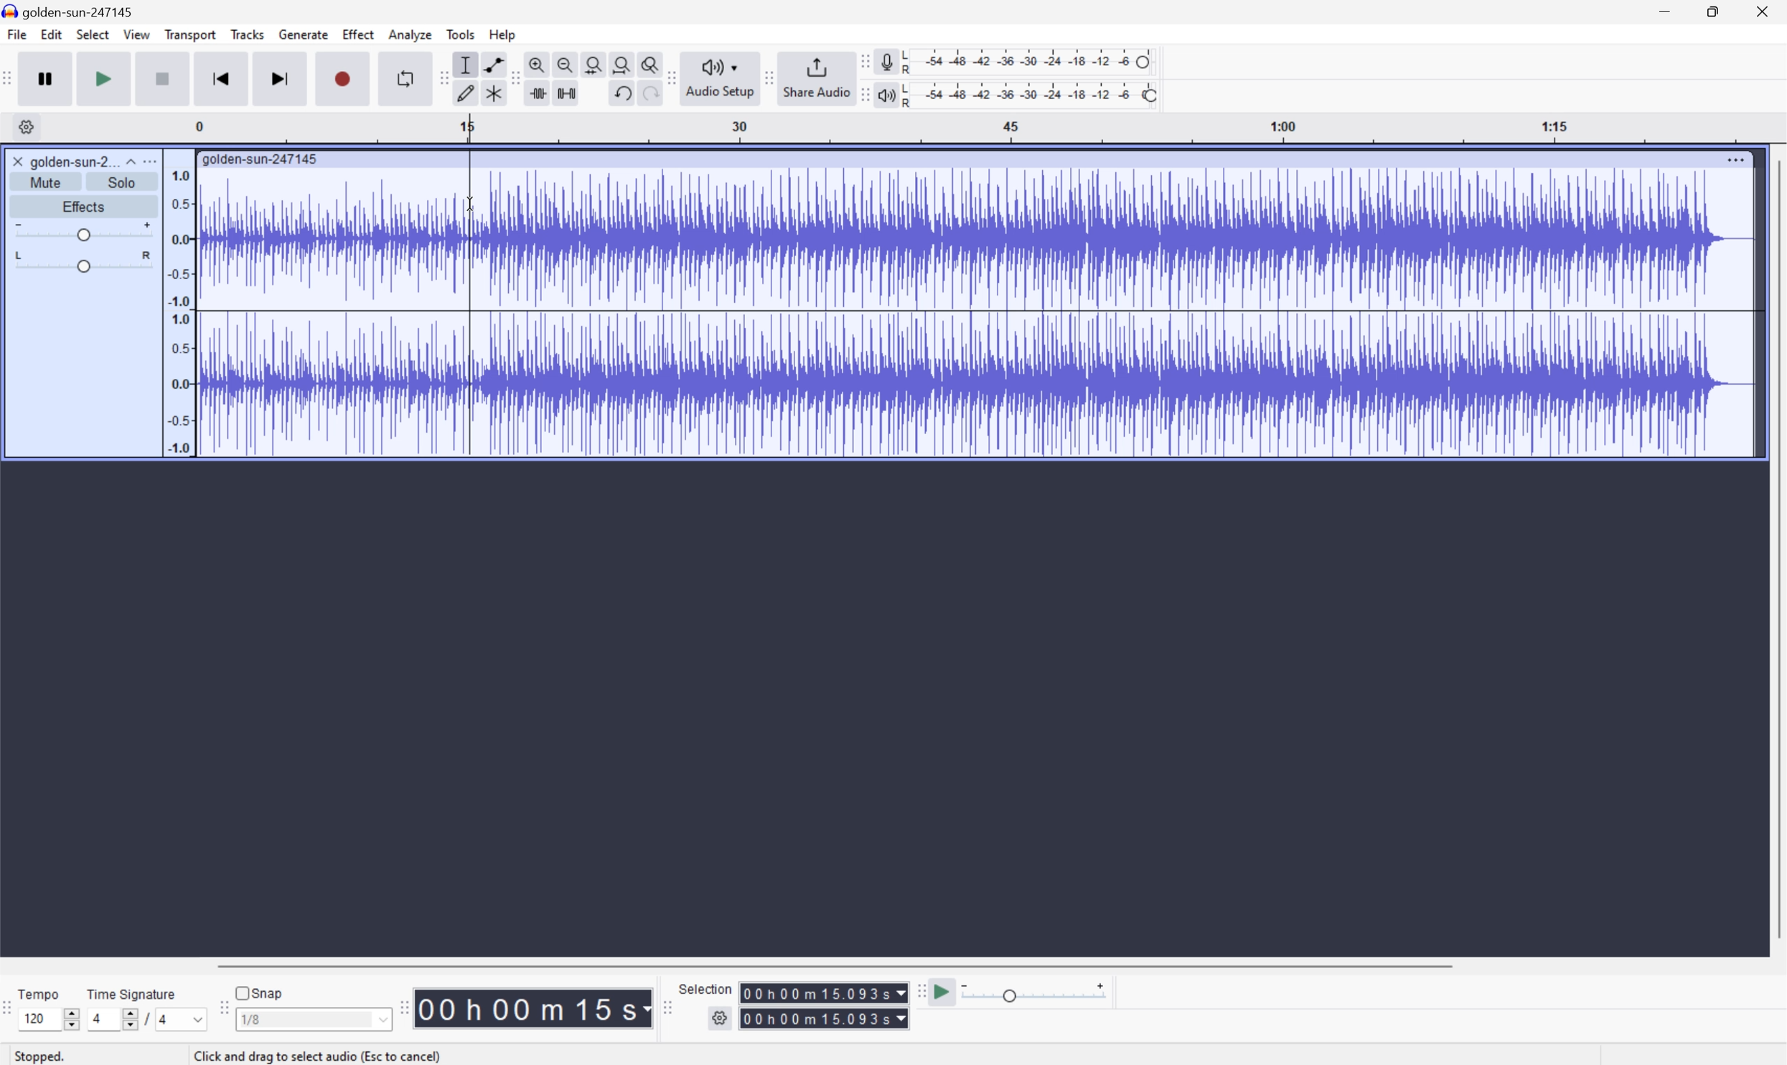  What do you see at coordinates (359, 34) in the screenshot?
I see `Effect` at bounding box center [359, 34].